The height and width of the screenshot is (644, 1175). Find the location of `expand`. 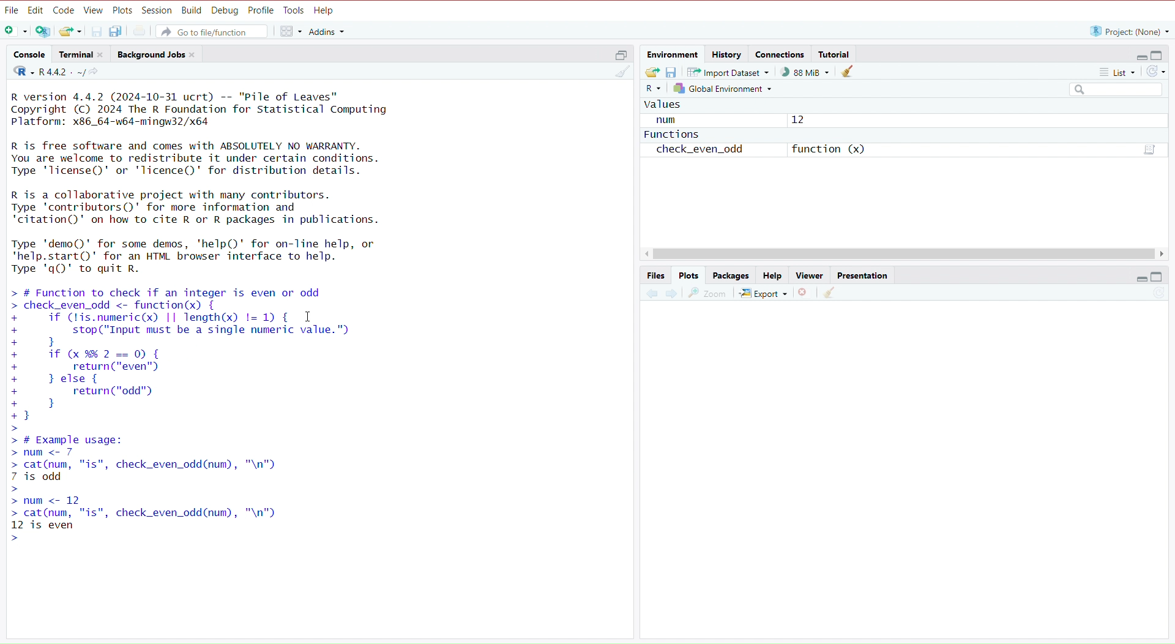

expand is located at coordinates (1140, 278).